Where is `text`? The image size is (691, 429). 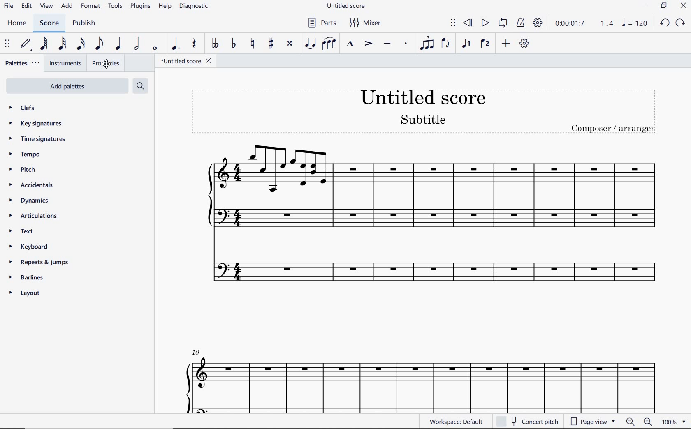
text is located at coordinates (25, 234).